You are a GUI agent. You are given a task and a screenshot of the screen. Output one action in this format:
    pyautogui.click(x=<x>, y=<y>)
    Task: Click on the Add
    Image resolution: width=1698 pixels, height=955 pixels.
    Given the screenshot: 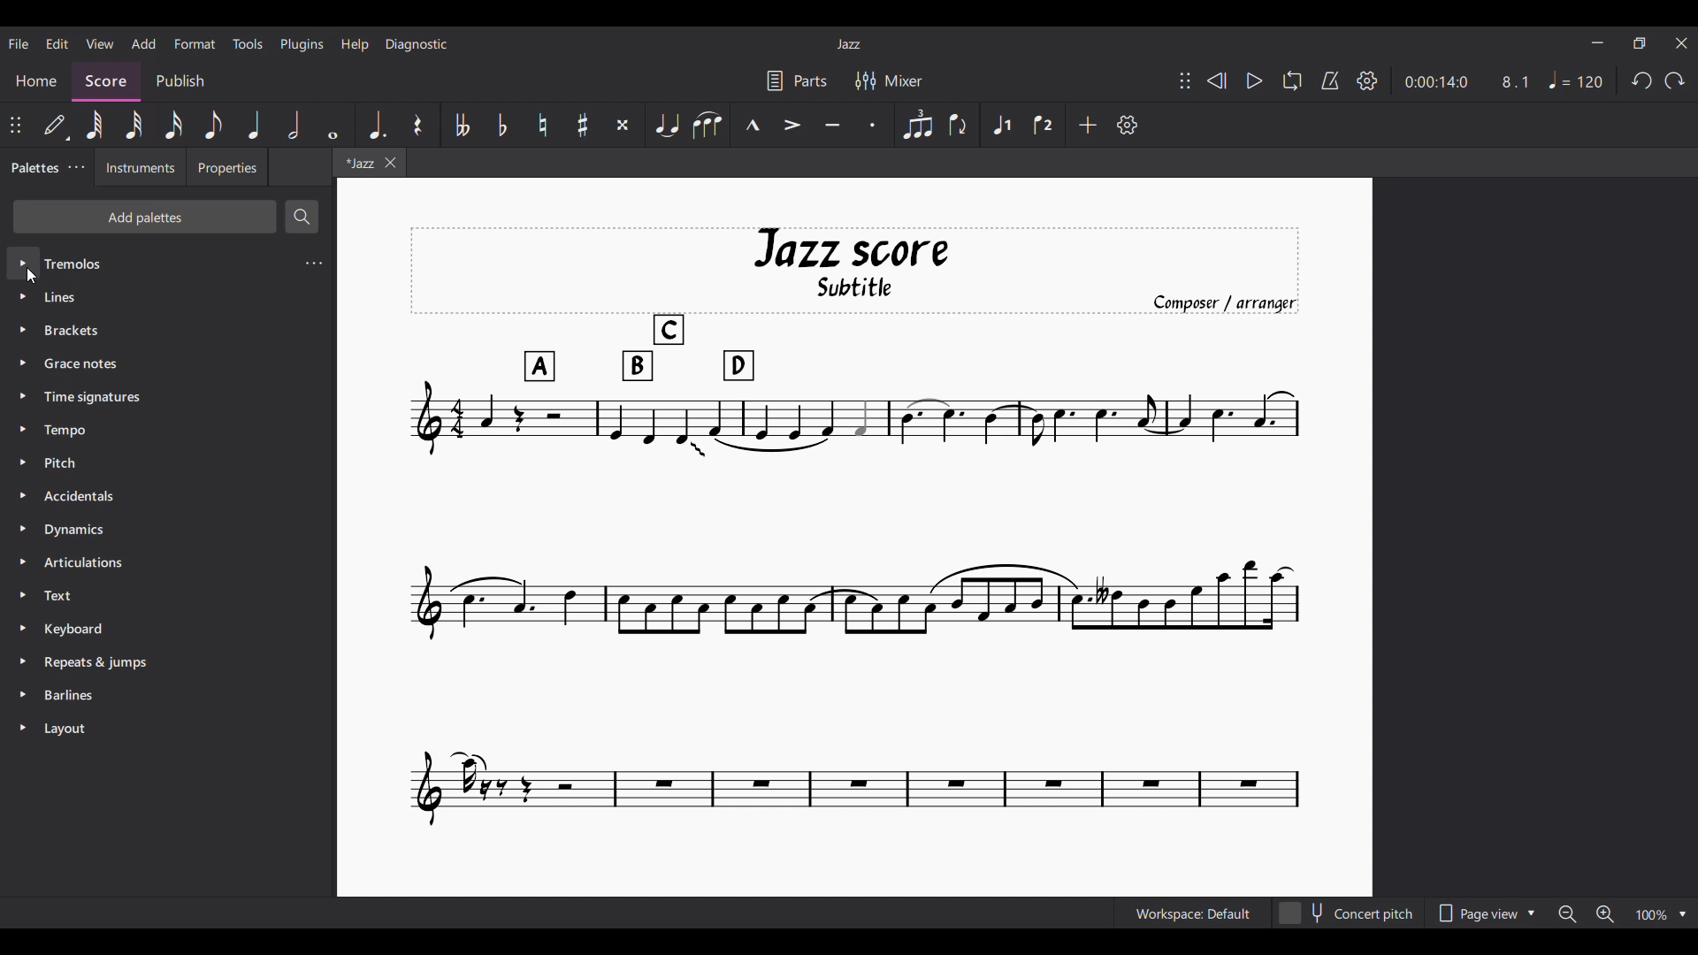 What is the action you would take?
    pyautogui.click(x=1089, y=125)
    